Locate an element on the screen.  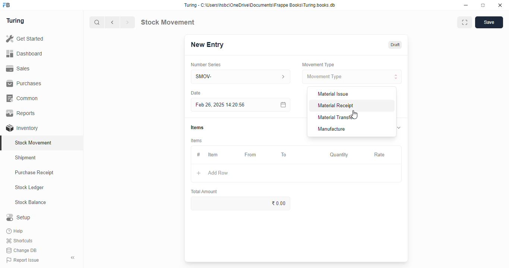
close is located at coordinates (500, 5).